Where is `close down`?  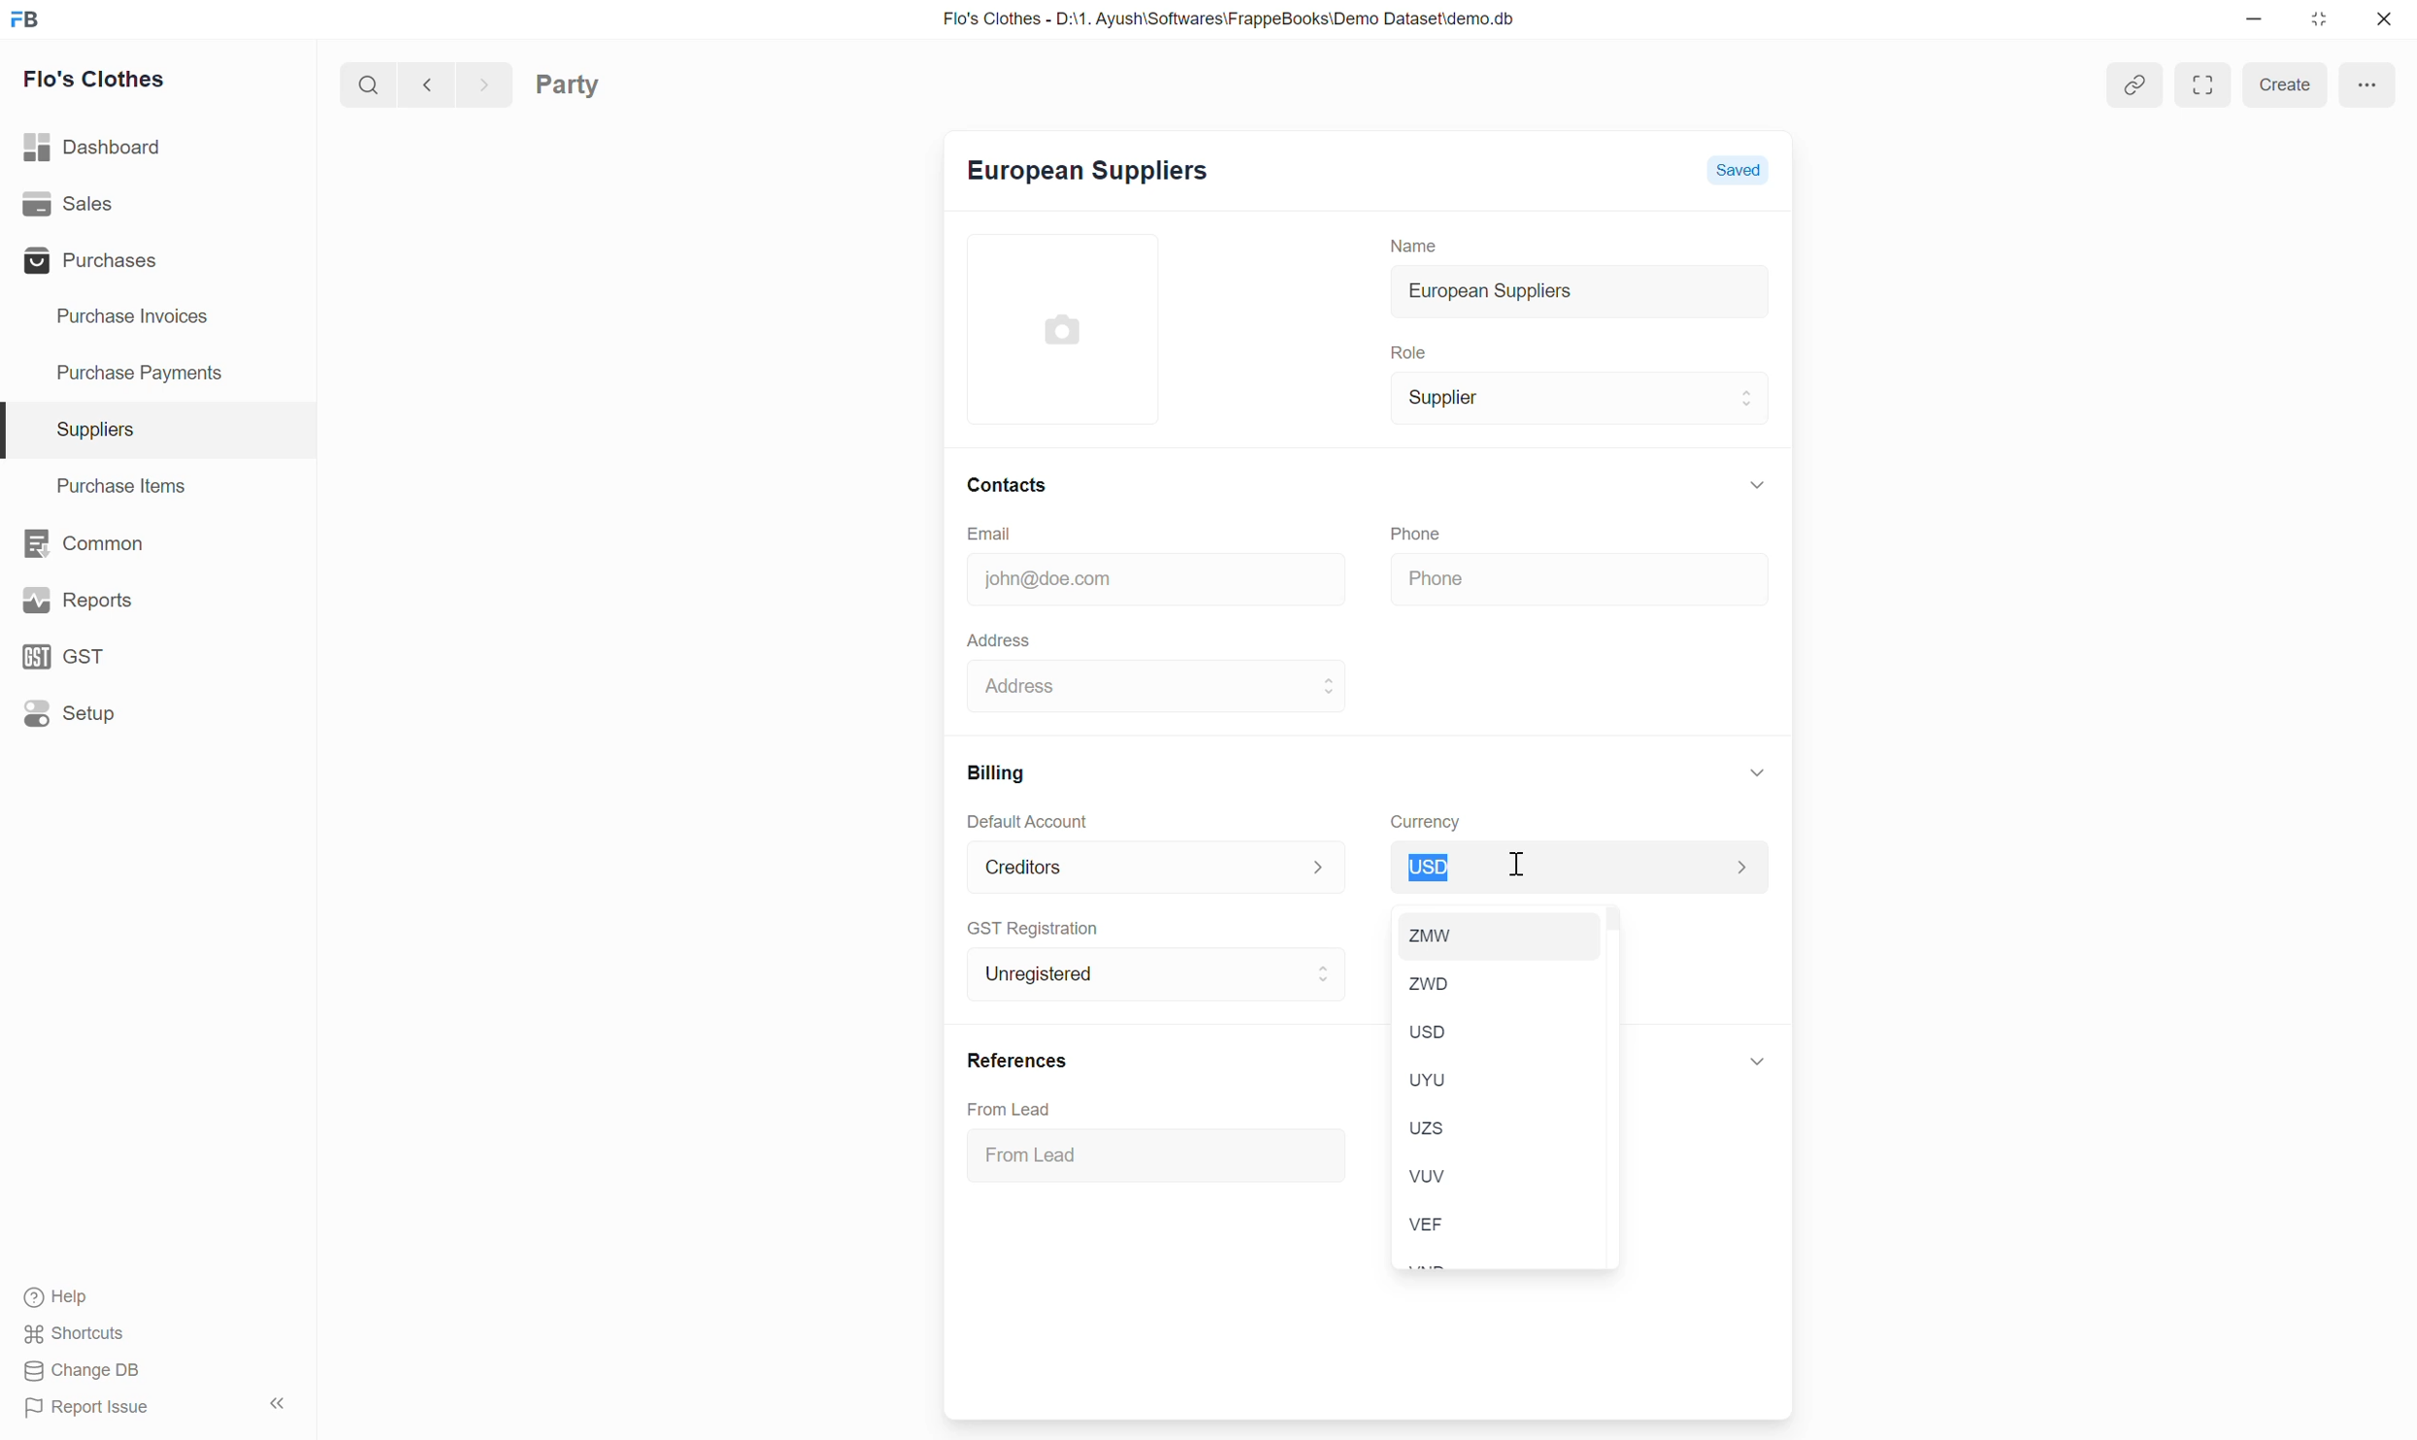
close down is located at coordinates (2321, 20).